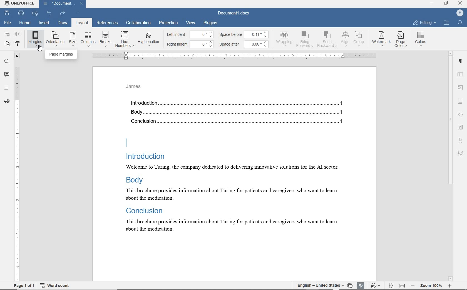 The width and height of the screenshot is (467, 290). Describe the element at coordinates (7, 12) in the screenshot. I see `save` at that location.